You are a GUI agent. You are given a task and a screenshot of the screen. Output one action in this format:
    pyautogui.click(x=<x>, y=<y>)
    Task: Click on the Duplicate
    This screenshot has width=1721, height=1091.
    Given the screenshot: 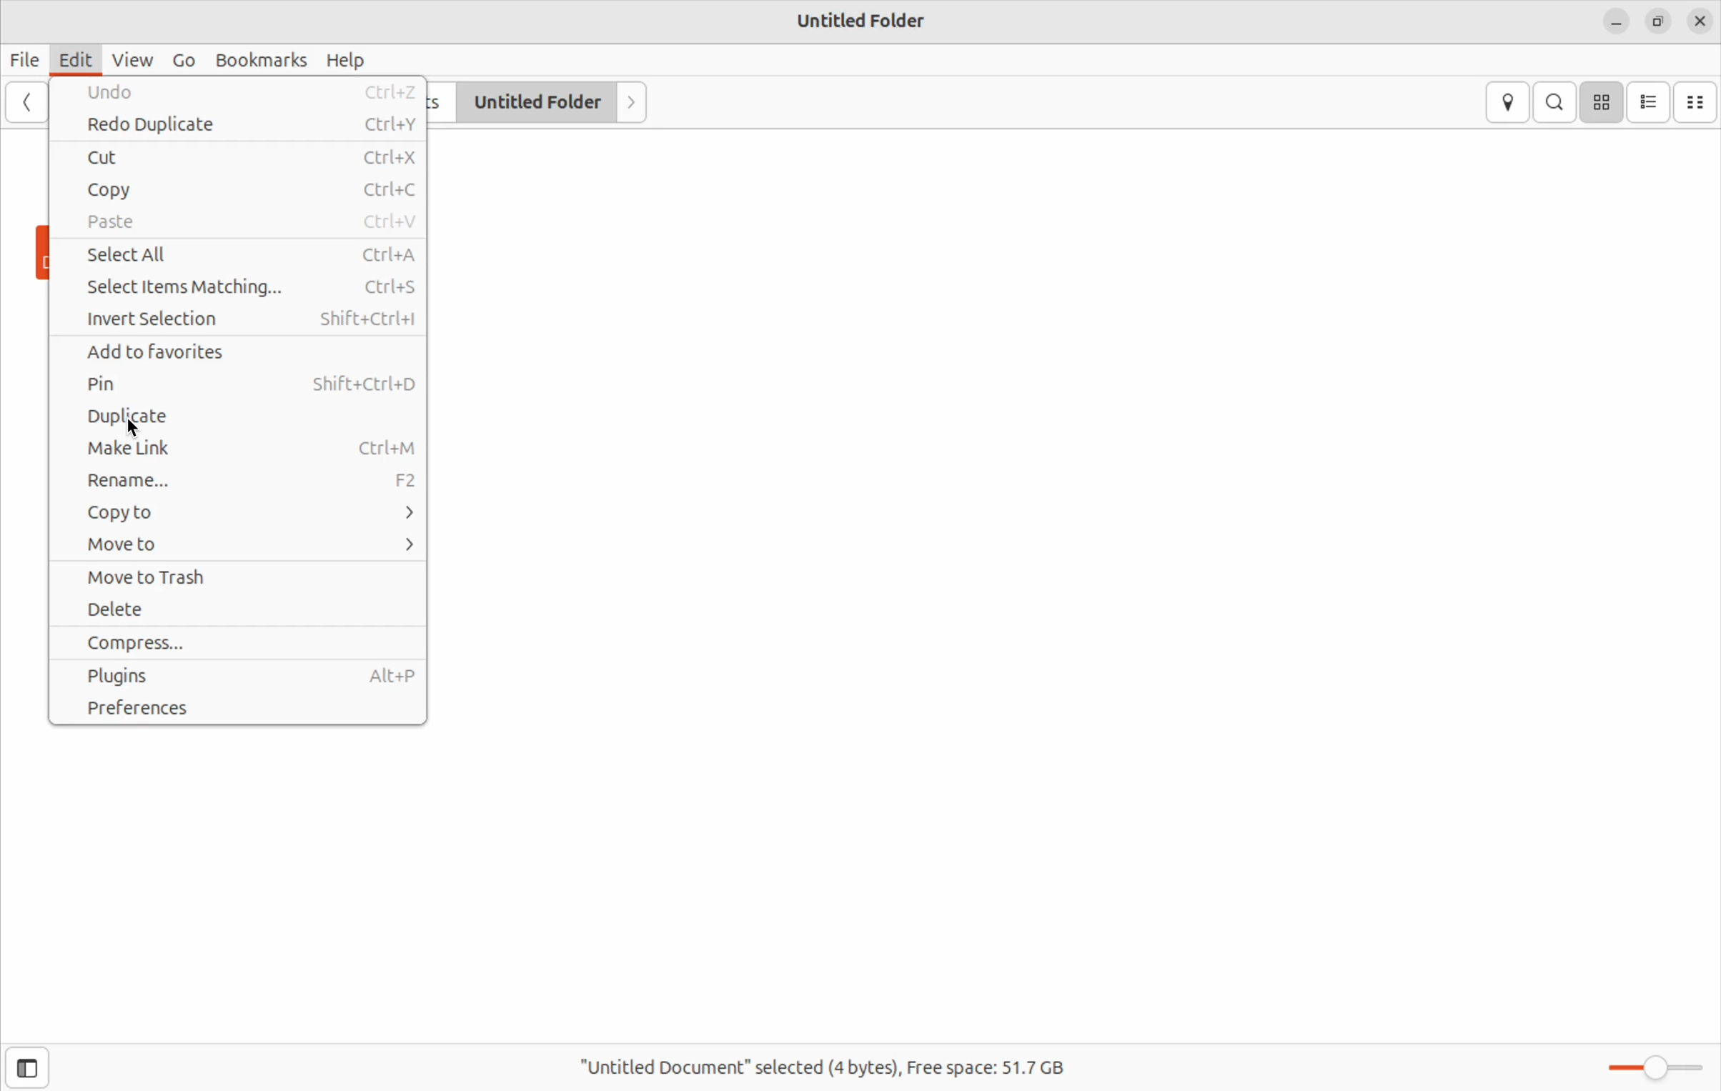 What is the action you would take?
    pyautogui.click(x=235, y=420)
    